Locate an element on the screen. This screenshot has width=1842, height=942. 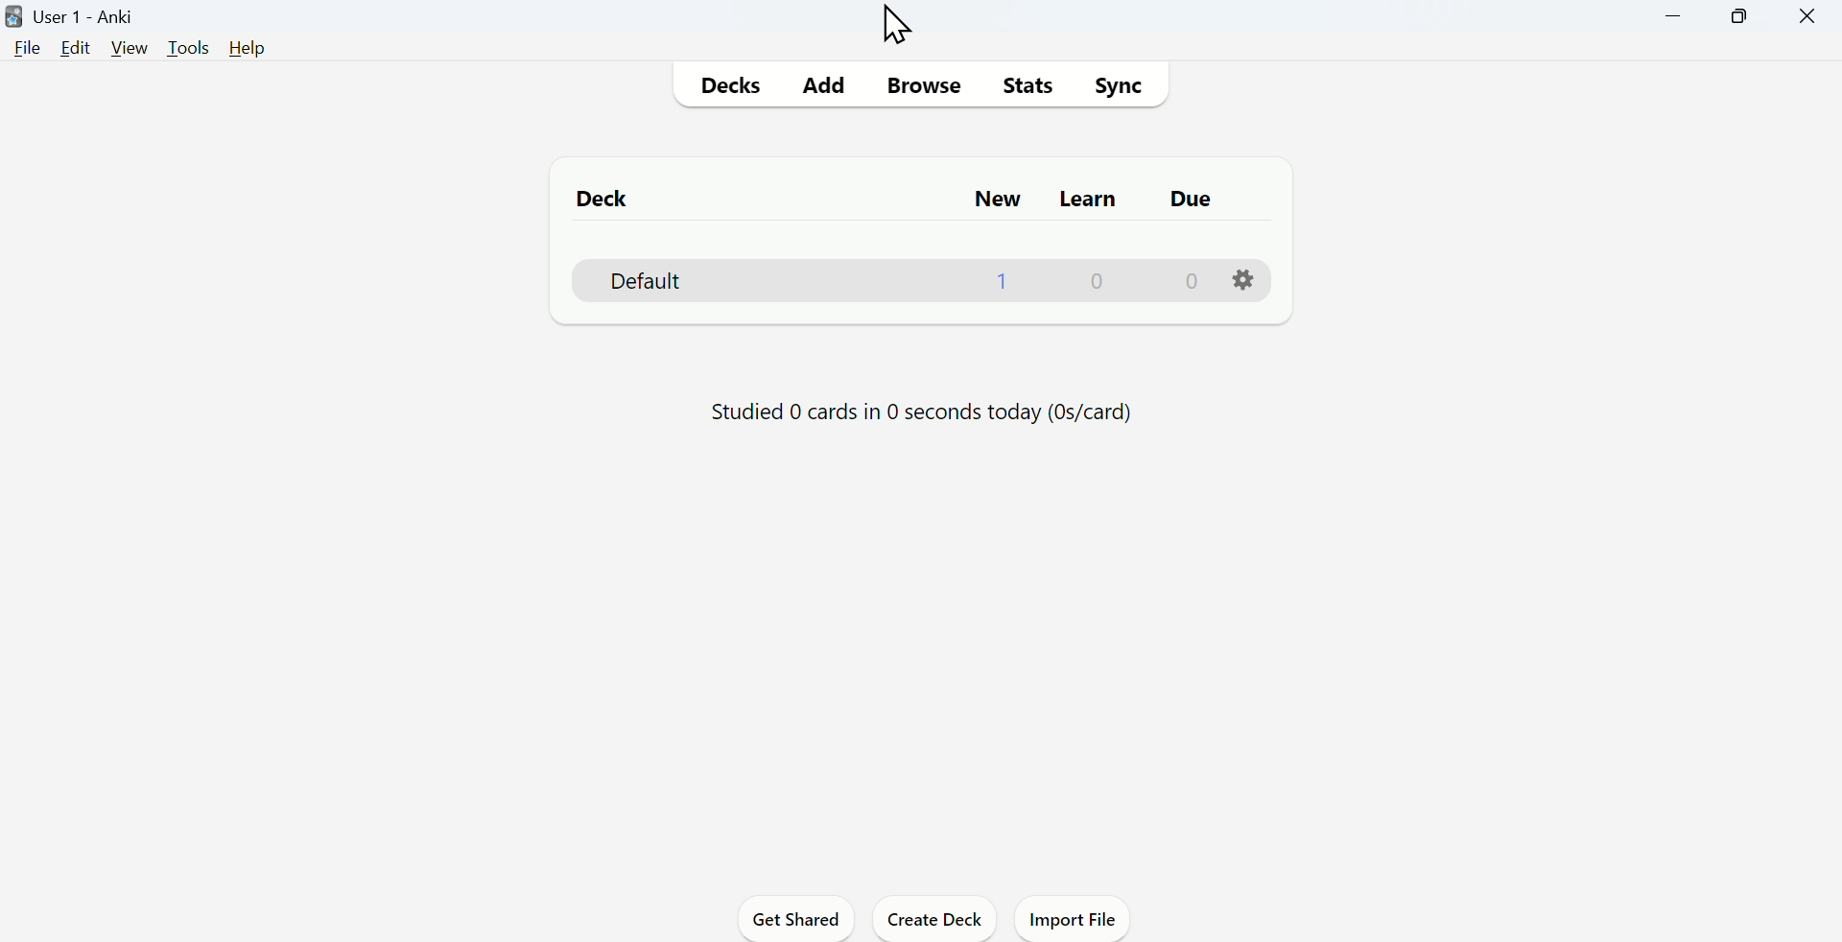
New is located at coordinates (993, 198).